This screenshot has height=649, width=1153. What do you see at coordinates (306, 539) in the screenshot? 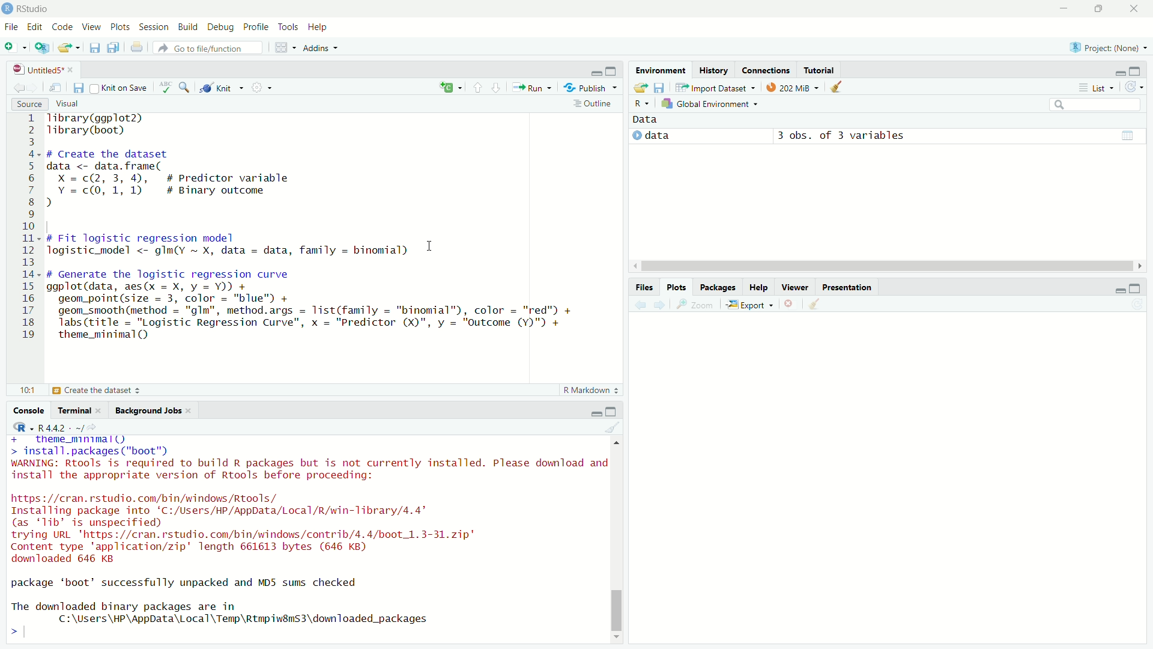
I see `+ theme_minimal()

> install.packages ("boot")

WARNING: Rtools is required to build R packages but is not currently installed. Please download anc

install the appropriate version of Rtools before proceeding:

https://cran.rstudio.com/bin/windows /Rtools/

Installing package into ‘C:/Users/HP/AppData/Local/R/win-library/4.4’

(as ‘1ib’ is unspecified)

trying URL 'https://cran.rstudio.com/bin/windows/contrib/4.4/boot_1.3-31.zip"

Content type 'application/zip' length 661613 bytes (646 KB)

downloaded 646 KB

package ‘boot’ successfully unpacked and MDS sums checked

The downloaded binary packages are in
C:\Users\HP\AppData\Local\Temp\Rtmpiw8mS3\downloaded_packages

>` at bounding box center [306, 539].